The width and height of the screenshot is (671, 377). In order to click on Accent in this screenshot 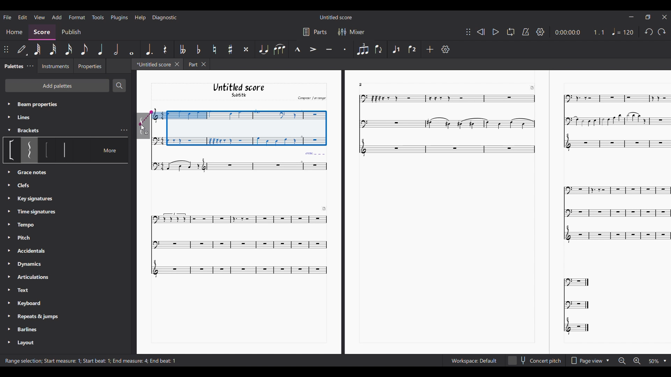, I will do `click(313, 49)`.